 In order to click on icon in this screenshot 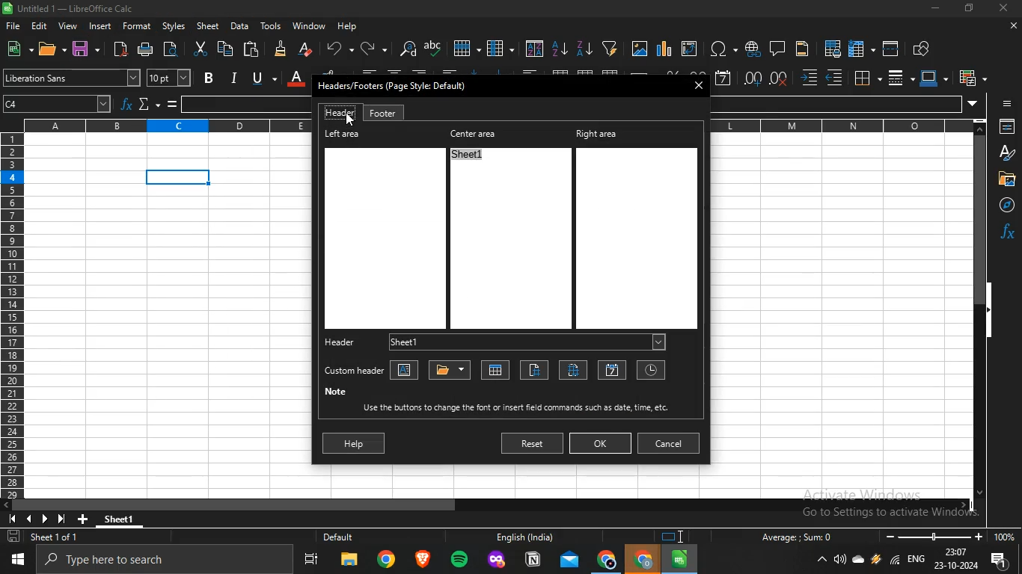, I will do `click(1007, 101)`.